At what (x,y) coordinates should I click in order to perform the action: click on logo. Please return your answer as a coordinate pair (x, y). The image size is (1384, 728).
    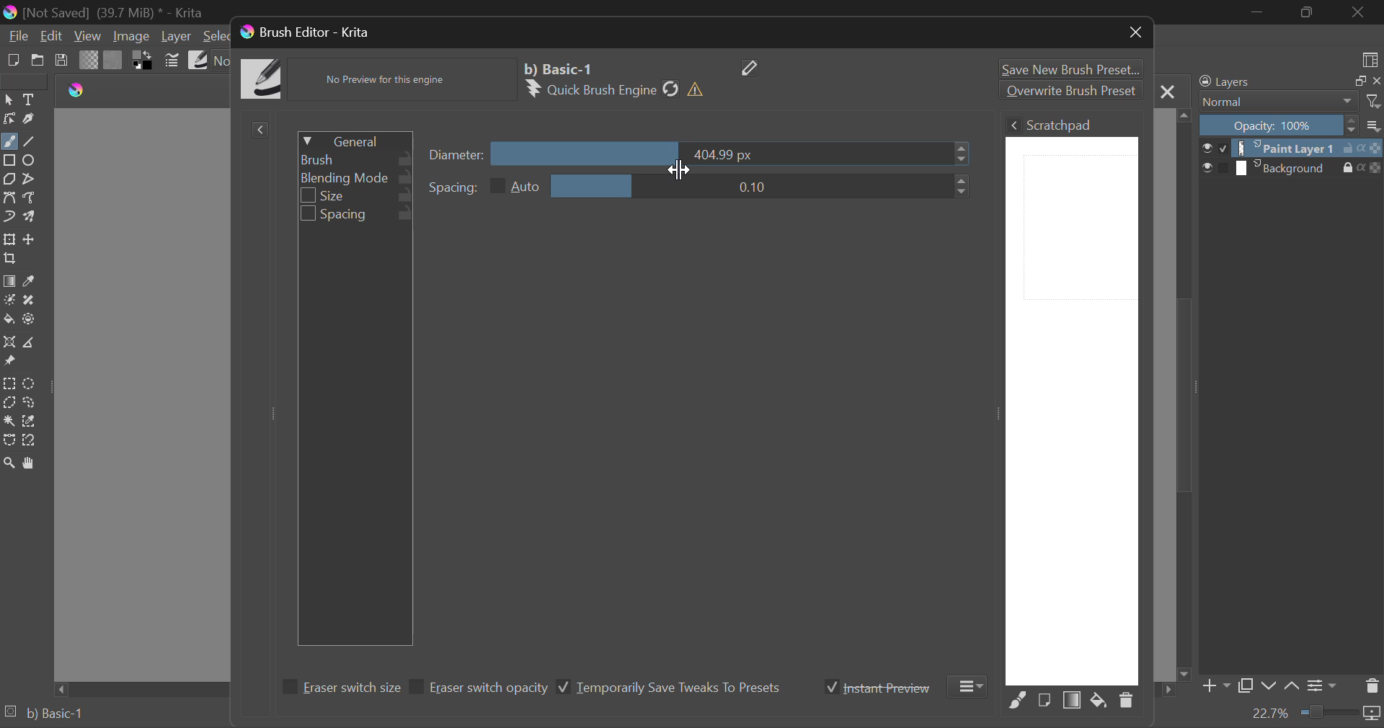
    Looking at the image, I should click on (81, 90).